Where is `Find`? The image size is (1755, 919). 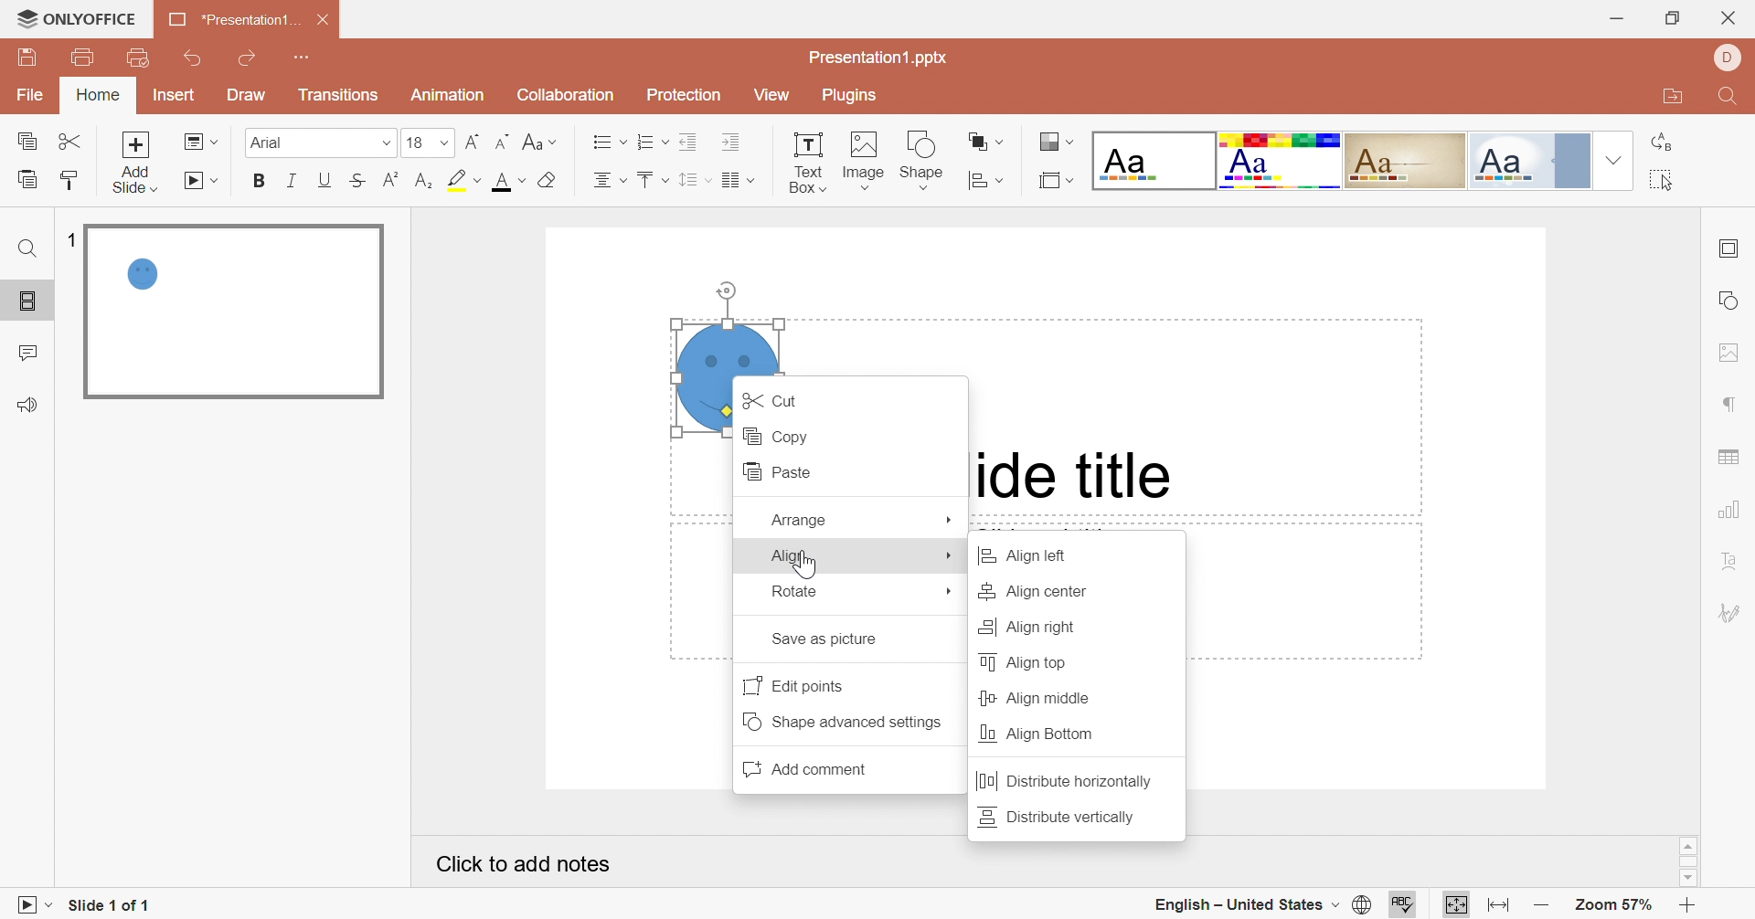 Find is located at coordinates (27, 248).